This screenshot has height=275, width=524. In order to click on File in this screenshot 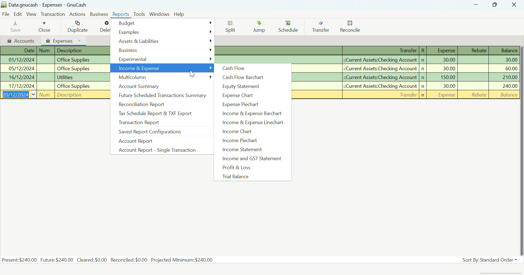, I will do `click(6, 14)`.